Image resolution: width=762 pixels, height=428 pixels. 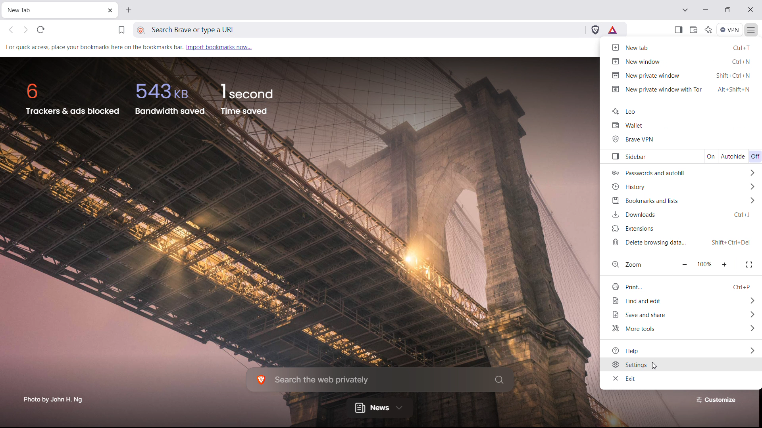 What do you see at coordinates (162, 91) in the screenshot?
I see `543kb` at bounding box center [162, 91].